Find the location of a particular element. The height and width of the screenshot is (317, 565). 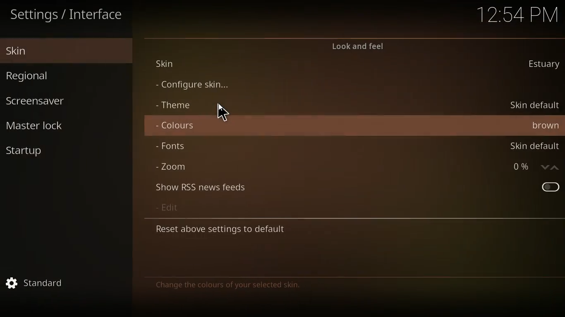

- Zoom is located at coordinates (170, 167).